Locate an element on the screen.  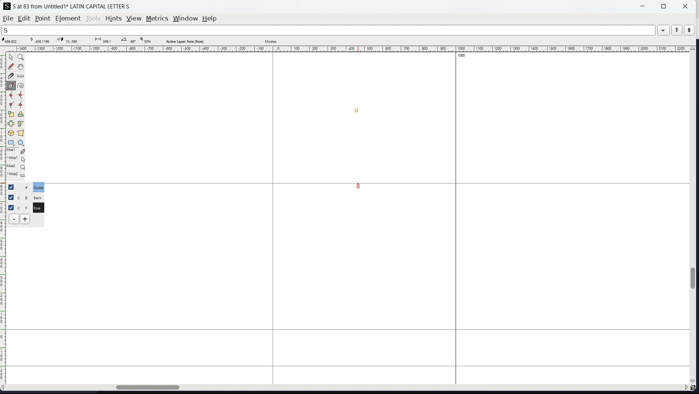
flip the selection is located at coordinates (11, 124).